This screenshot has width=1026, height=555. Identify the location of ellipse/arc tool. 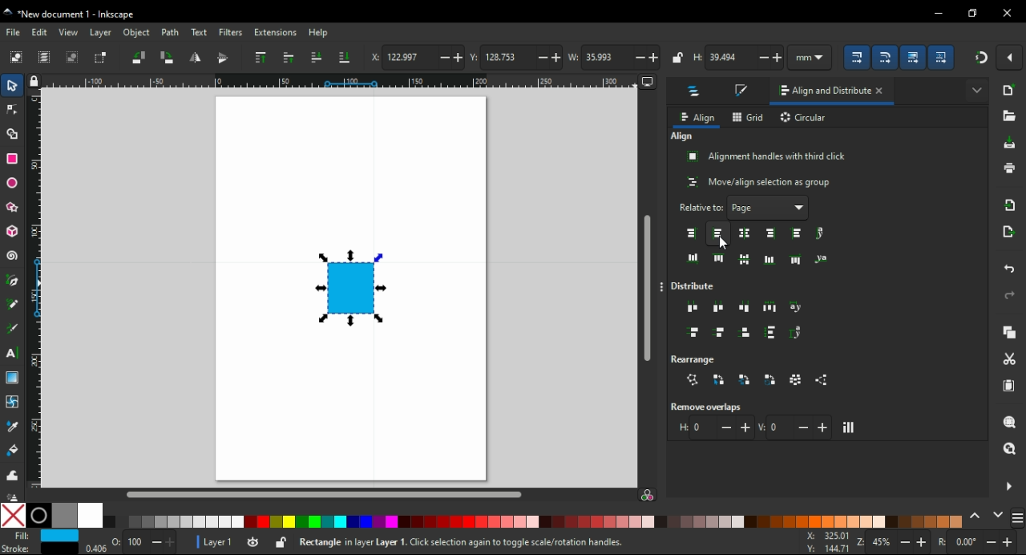
(13, 184).